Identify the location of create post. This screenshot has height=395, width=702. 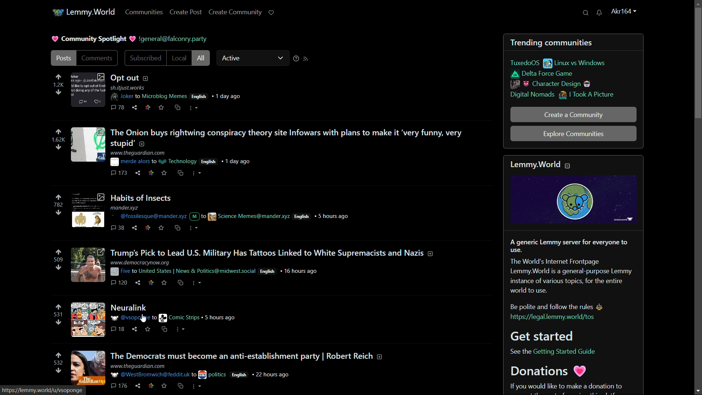
(187, 12).